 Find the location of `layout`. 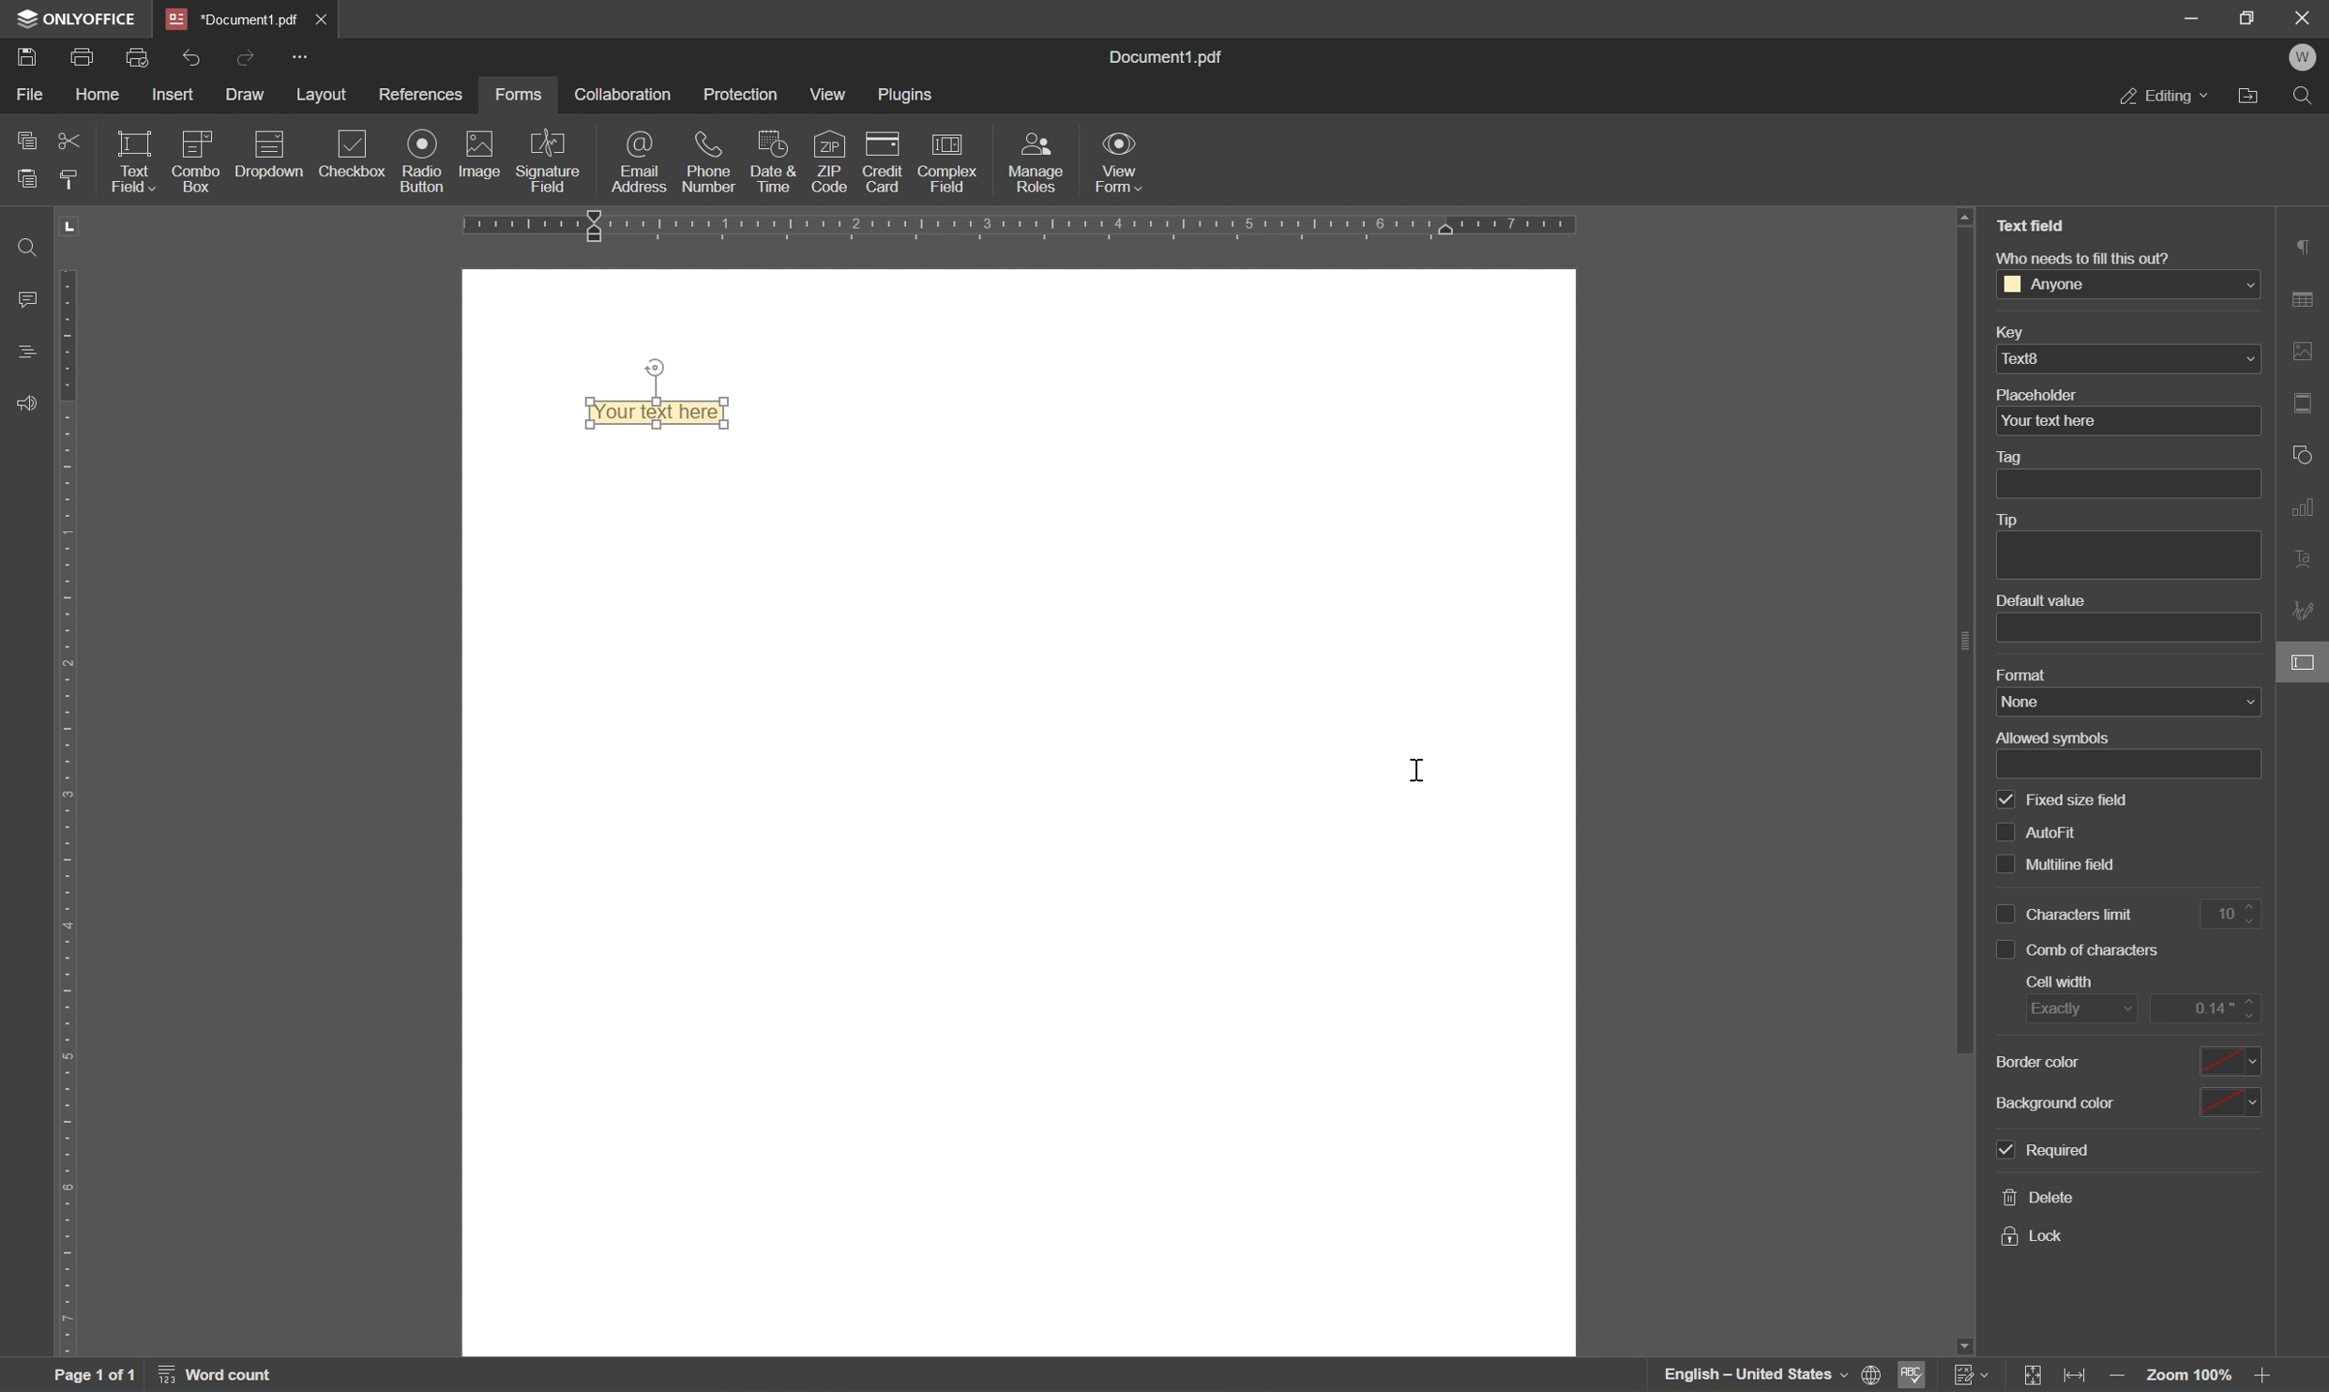

layout is located at coordinates (326, 95).